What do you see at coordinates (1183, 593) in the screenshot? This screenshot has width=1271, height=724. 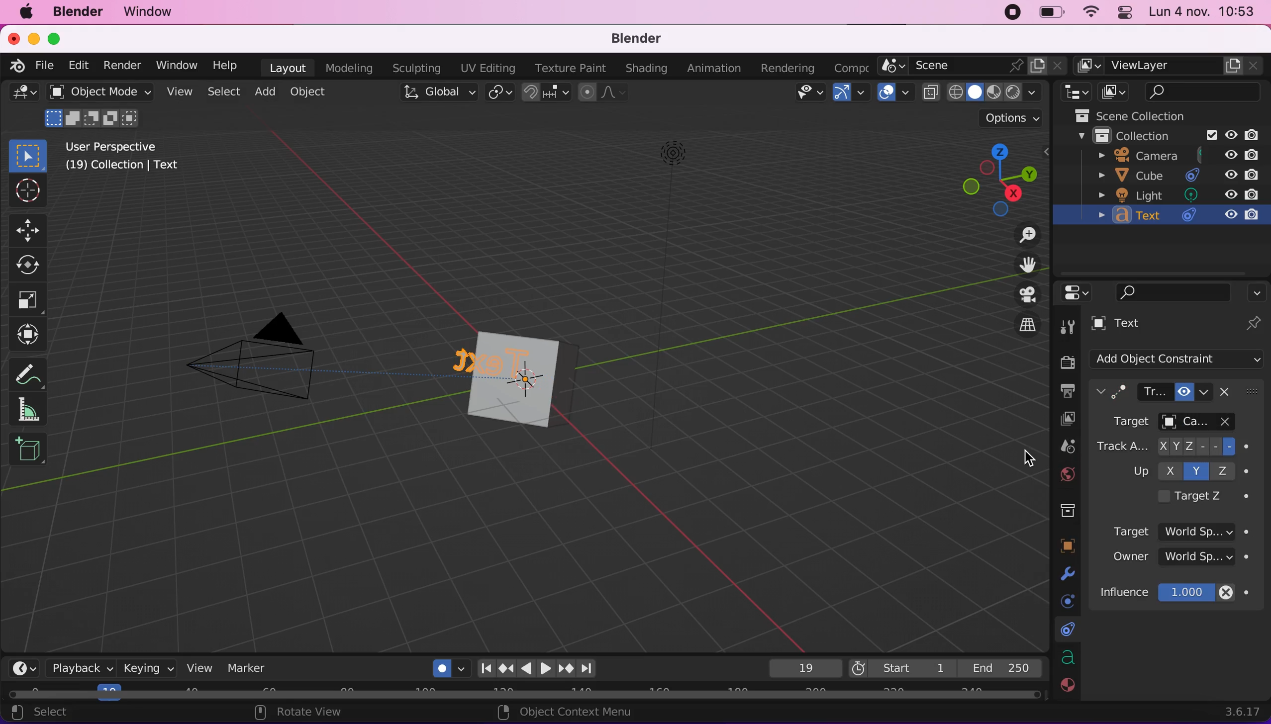 I see `influence 1.000` at bounding box center [1183, 593].